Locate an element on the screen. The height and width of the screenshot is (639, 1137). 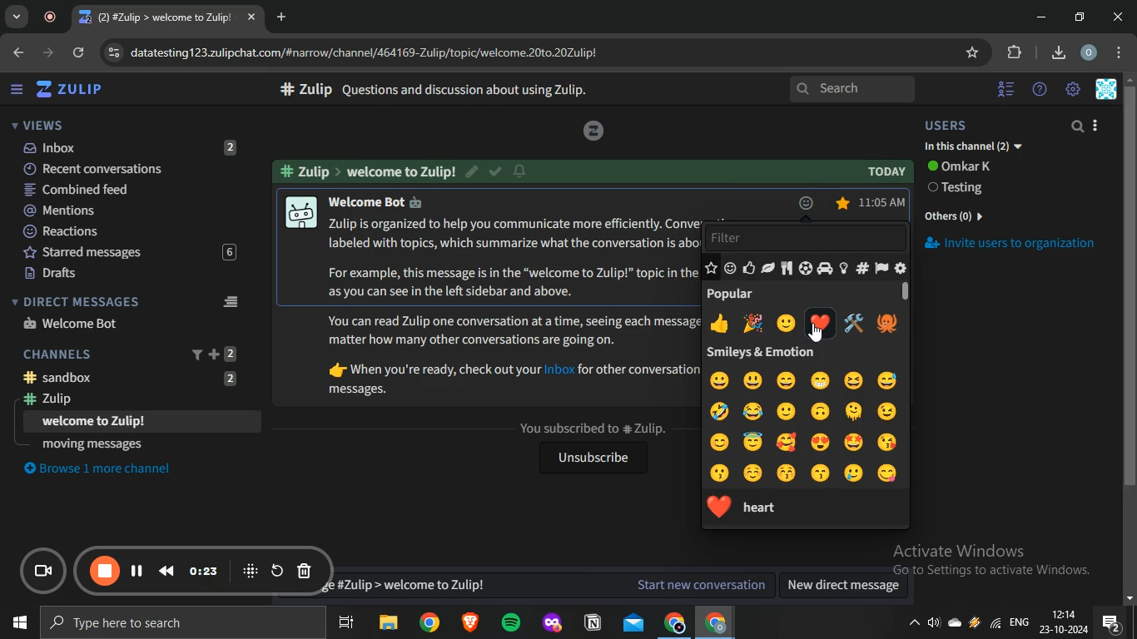
go back to  previous page is located at coordinates (17, 51).